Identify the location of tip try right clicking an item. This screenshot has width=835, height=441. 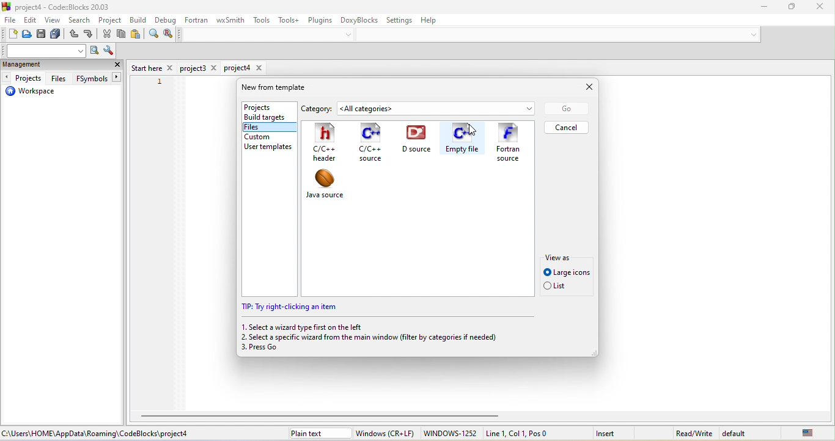
(293, 308).